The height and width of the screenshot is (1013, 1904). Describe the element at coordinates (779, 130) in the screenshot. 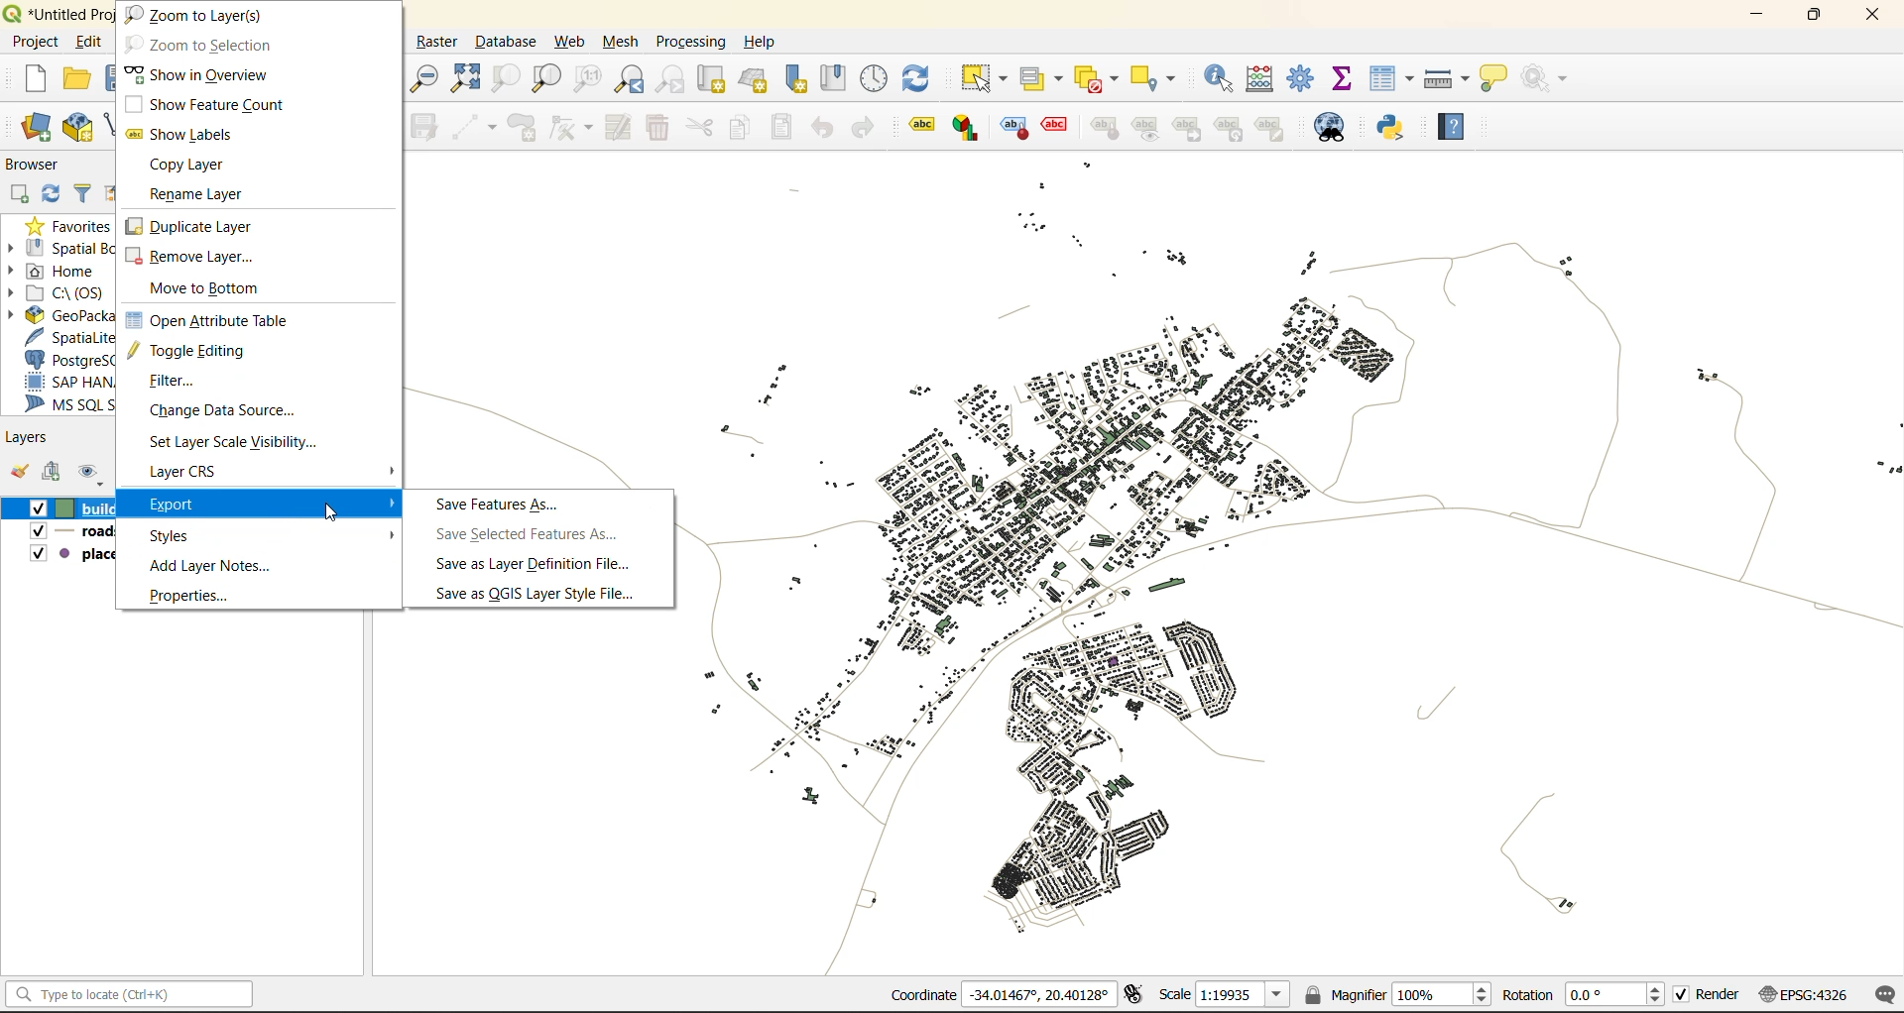

I see `paste` at that location.